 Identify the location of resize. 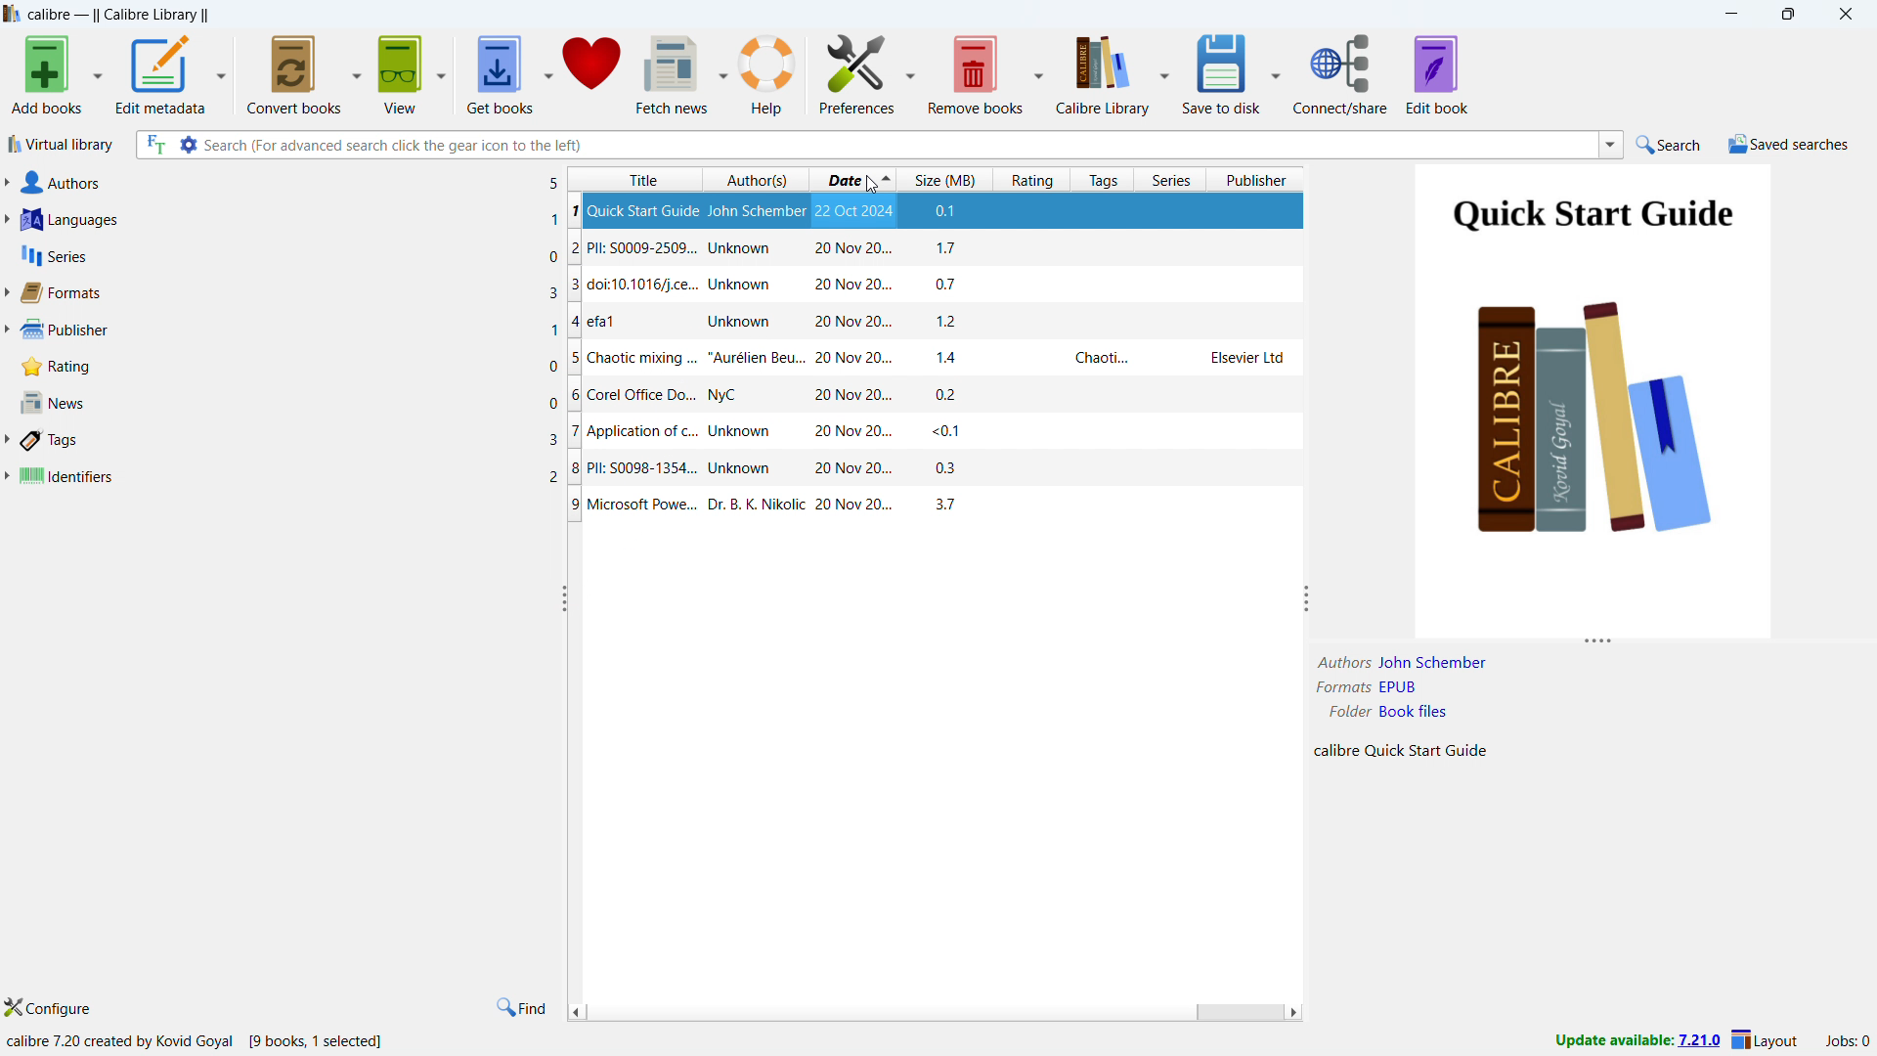
(1600, 642).